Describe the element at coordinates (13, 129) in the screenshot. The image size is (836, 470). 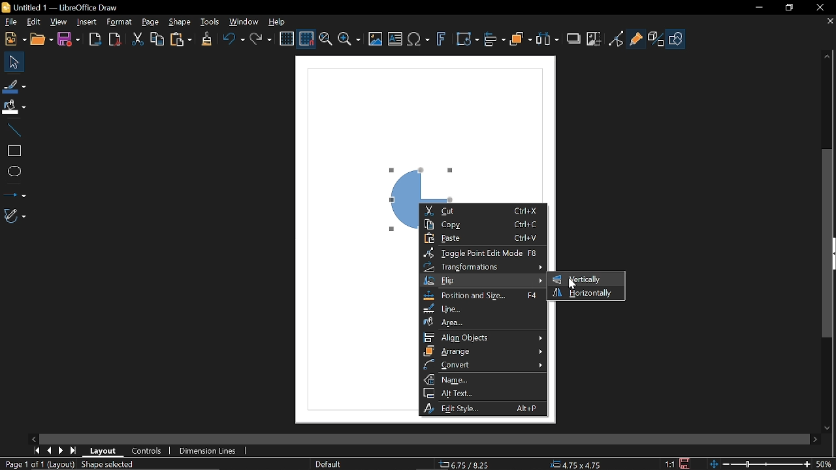
I see `Line` at that location.